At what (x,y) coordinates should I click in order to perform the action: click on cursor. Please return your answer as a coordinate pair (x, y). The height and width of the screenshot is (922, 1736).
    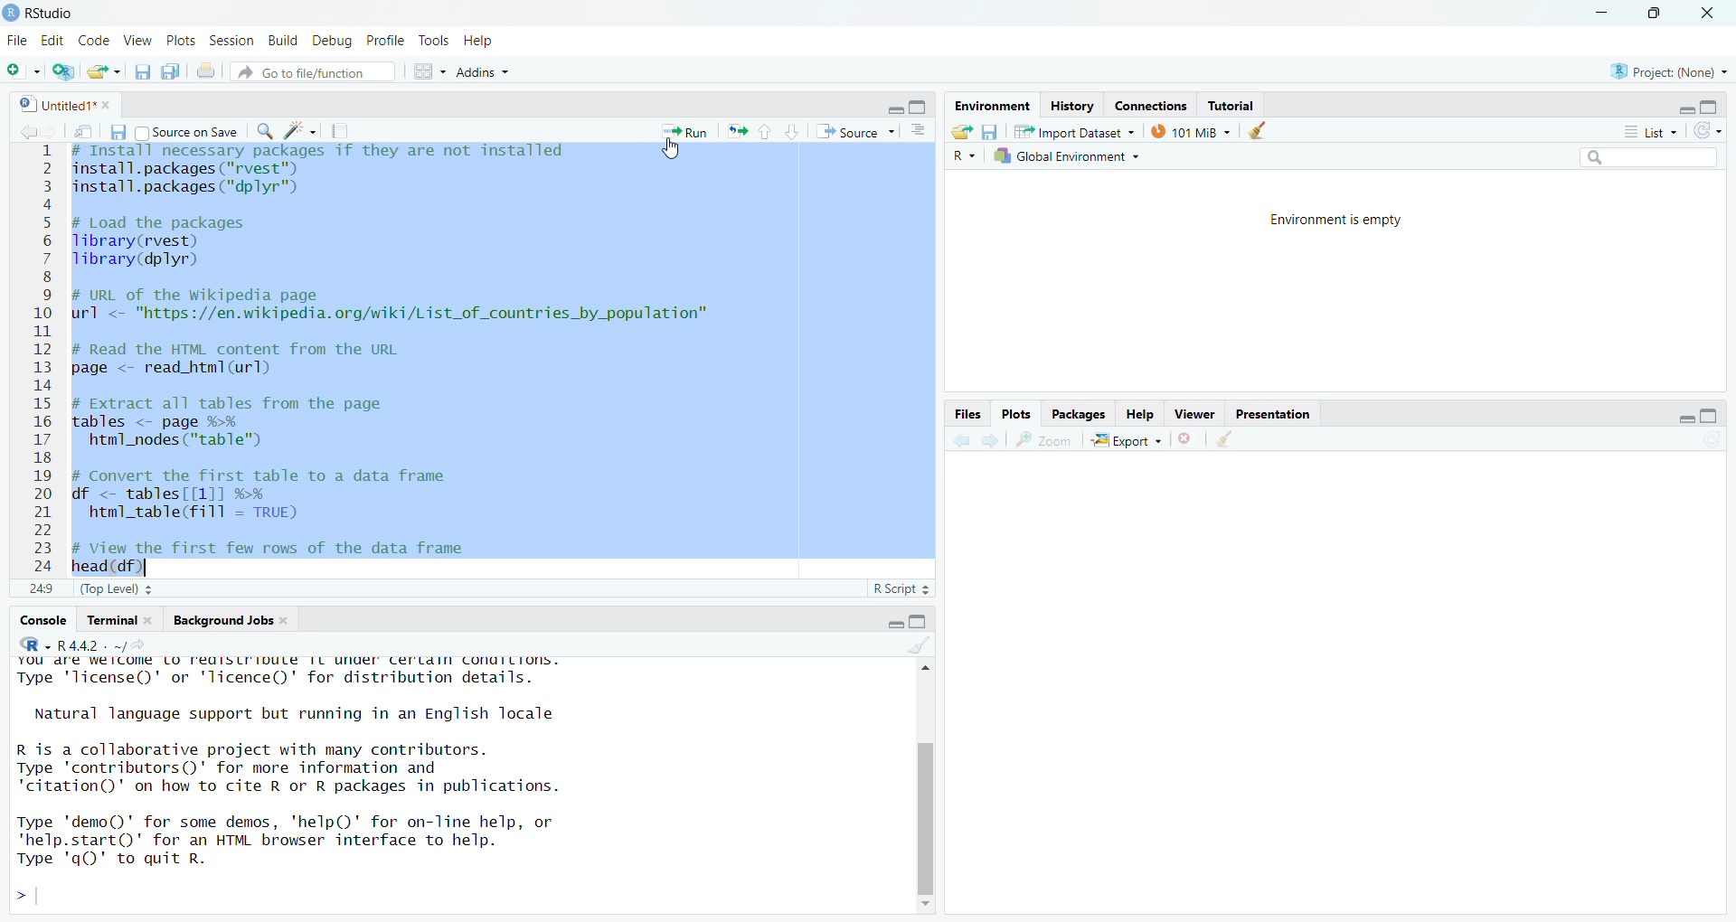
    Looking at the image, I should click on (671, 149).